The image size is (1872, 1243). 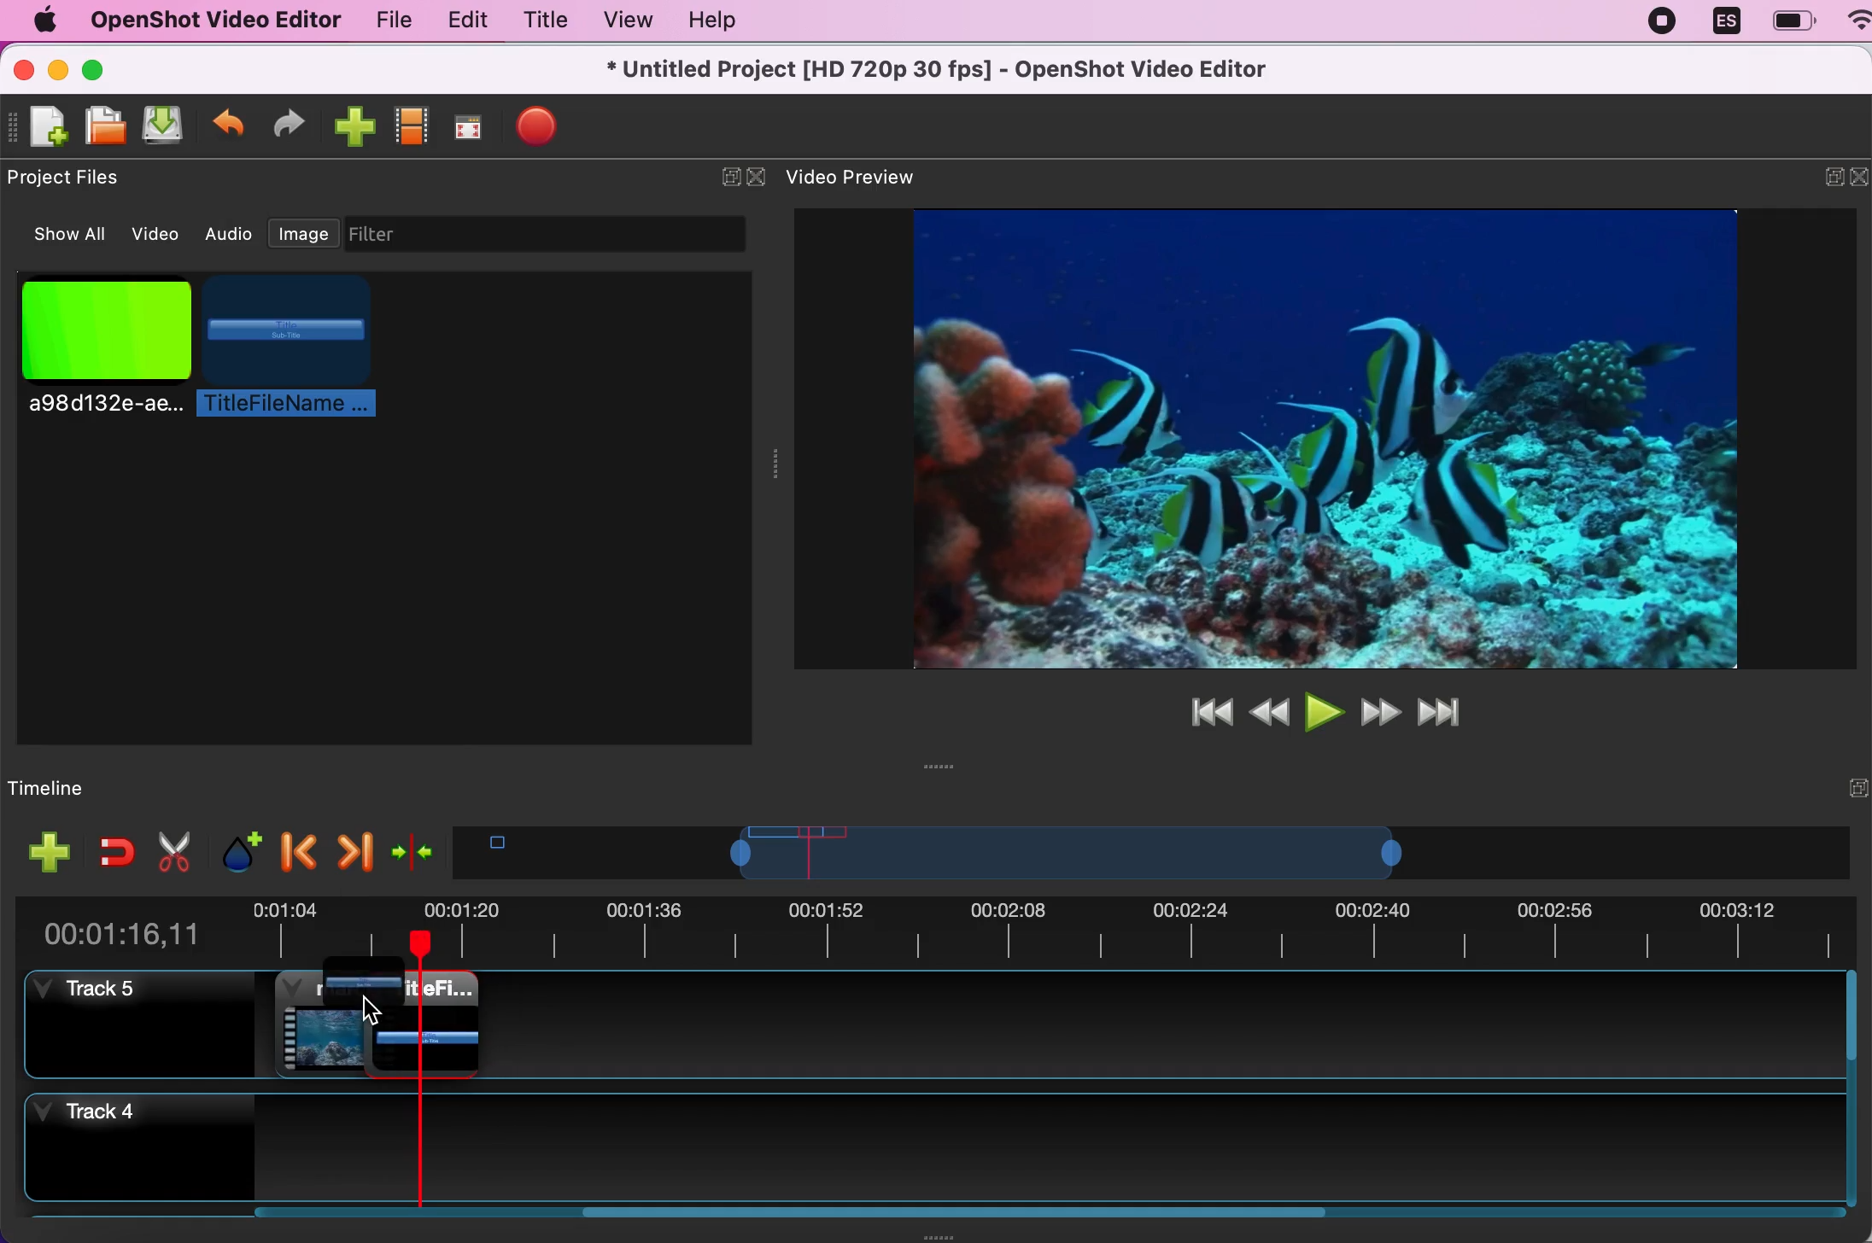 I want to click on add marker, so click(x=234, y=849).